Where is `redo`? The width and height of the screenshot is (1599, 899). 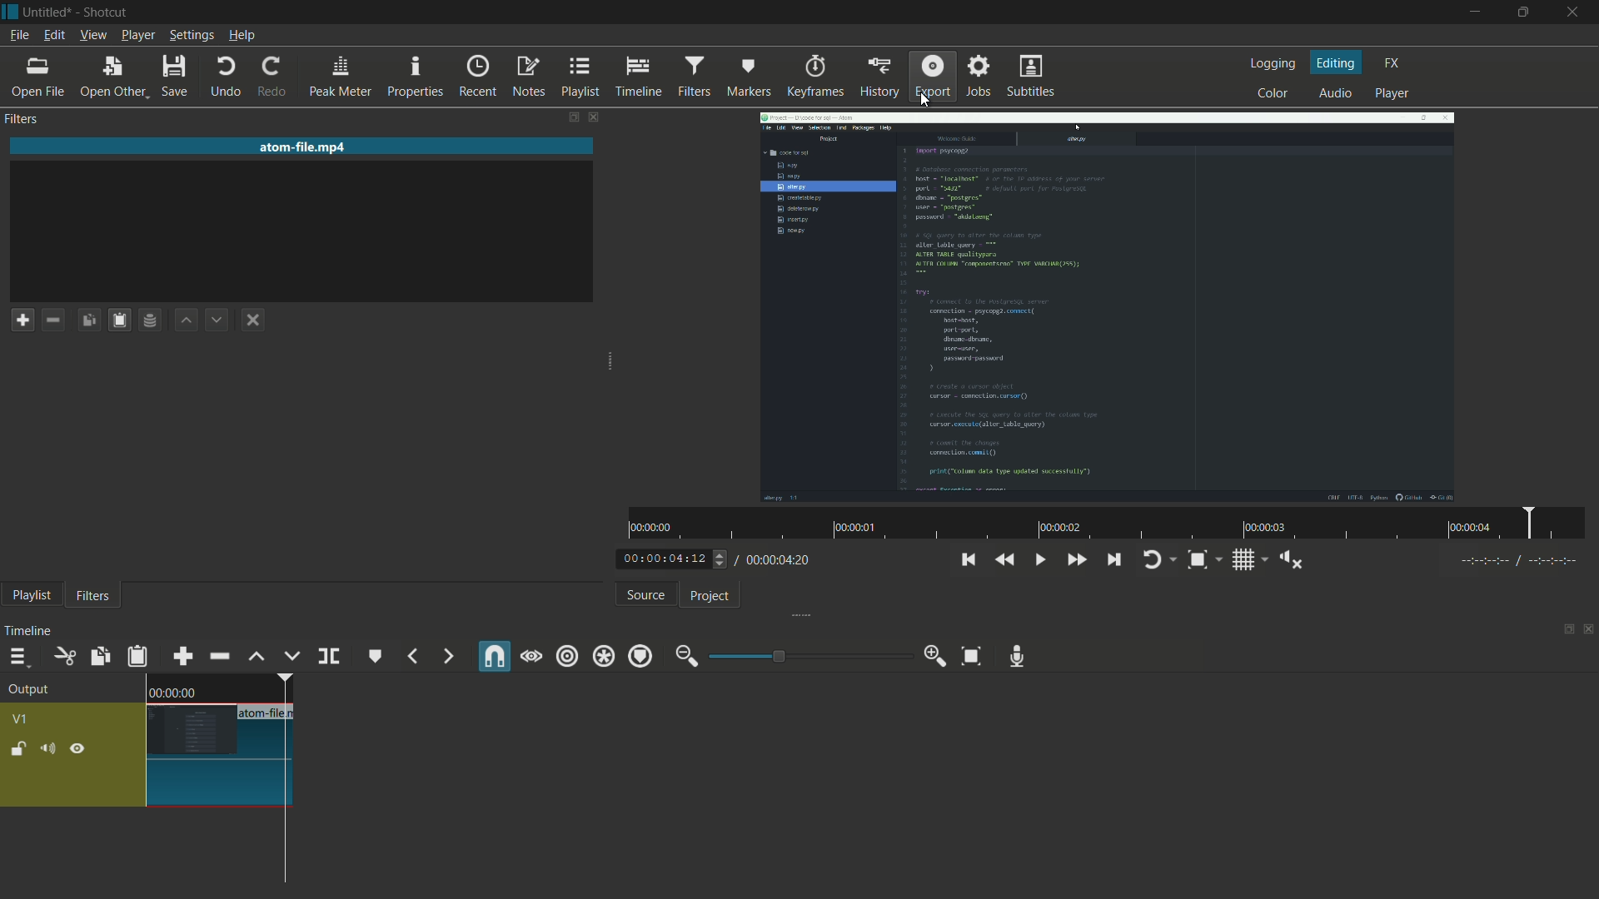
redo is located at coordinates (276, 78).